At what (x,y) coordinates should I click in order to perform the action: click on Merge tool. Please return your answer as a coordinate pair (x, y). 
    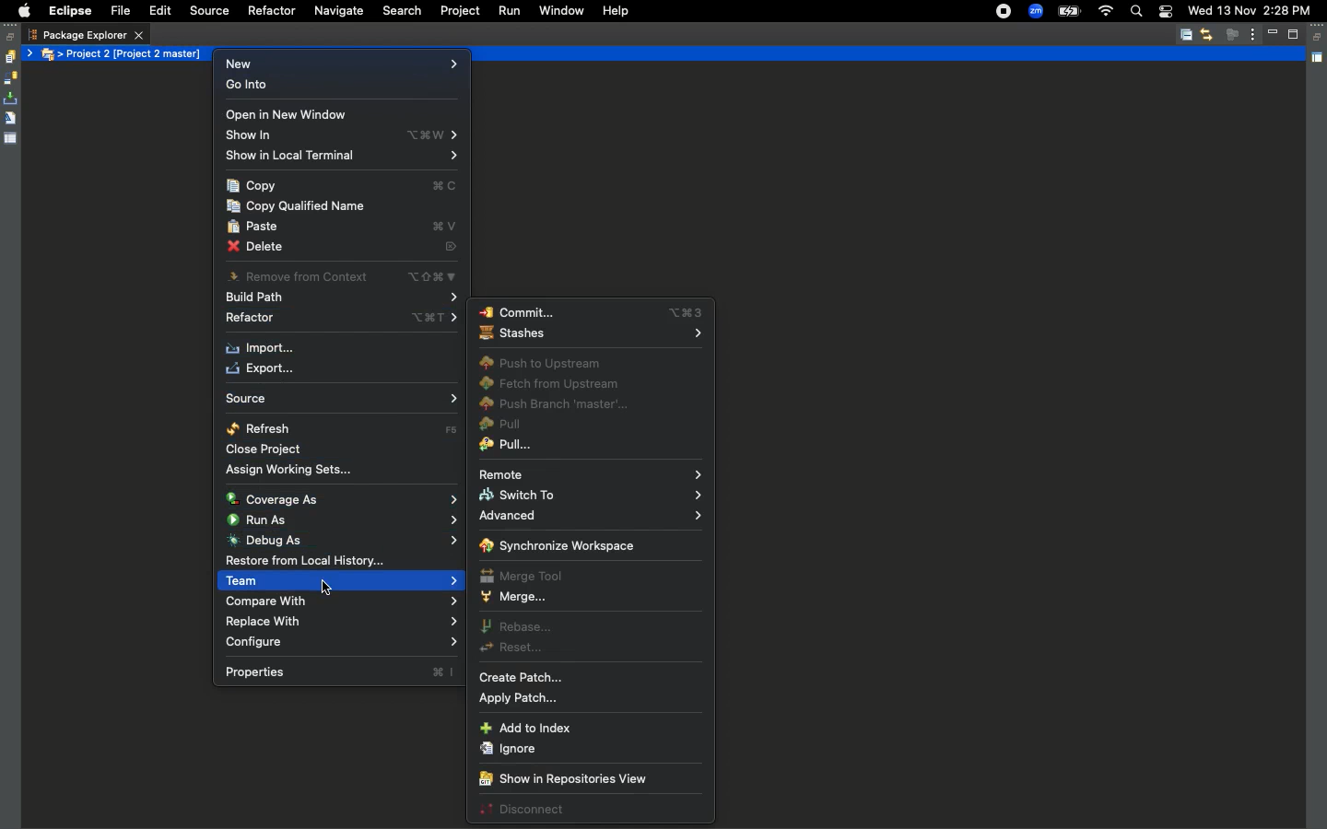
    Looking at the image, I should click on (523, 575).